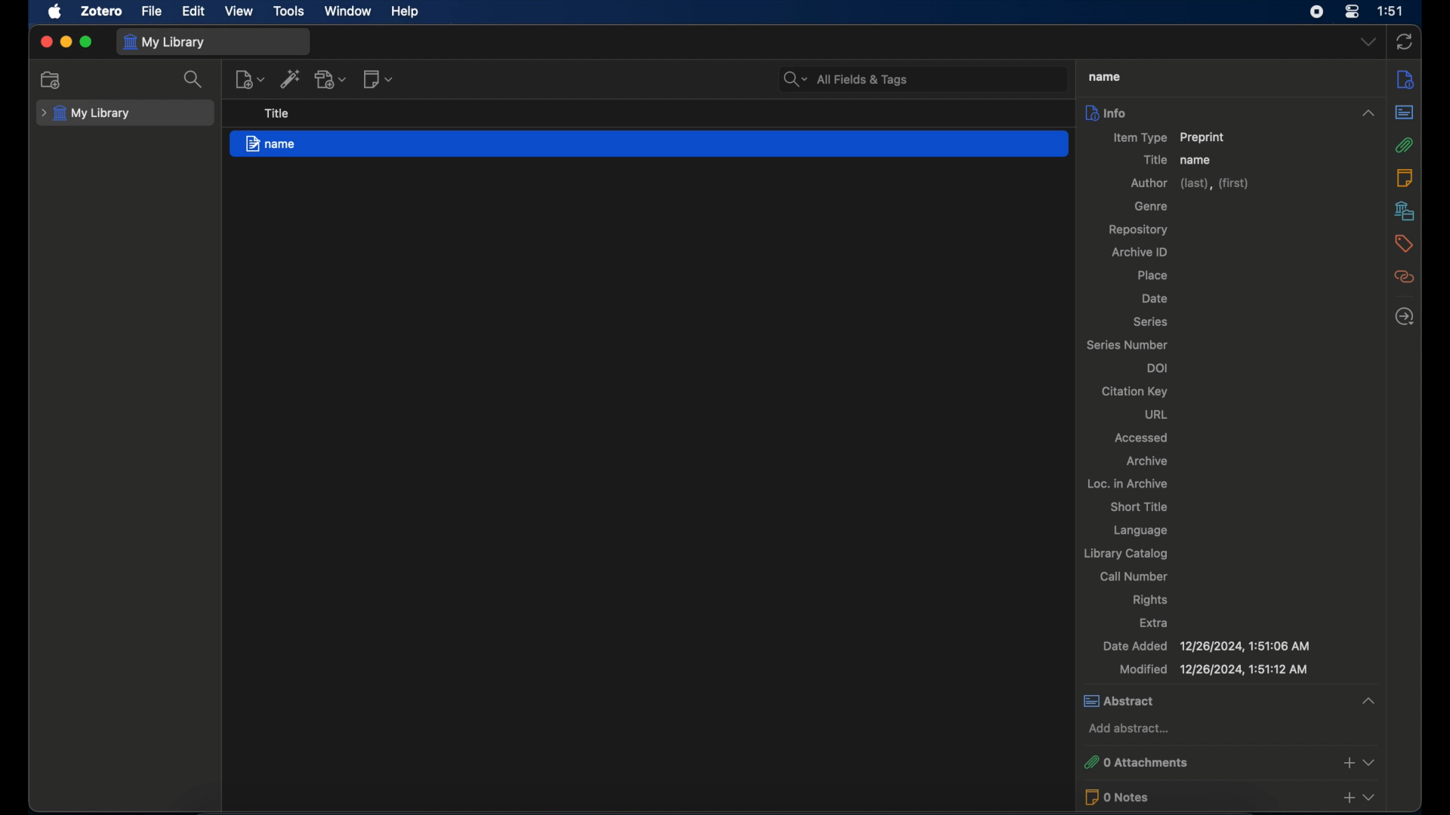  What do you see at coordinates (194, 78) in the screenshot?
I see `search` at bounding box center [194, 78].